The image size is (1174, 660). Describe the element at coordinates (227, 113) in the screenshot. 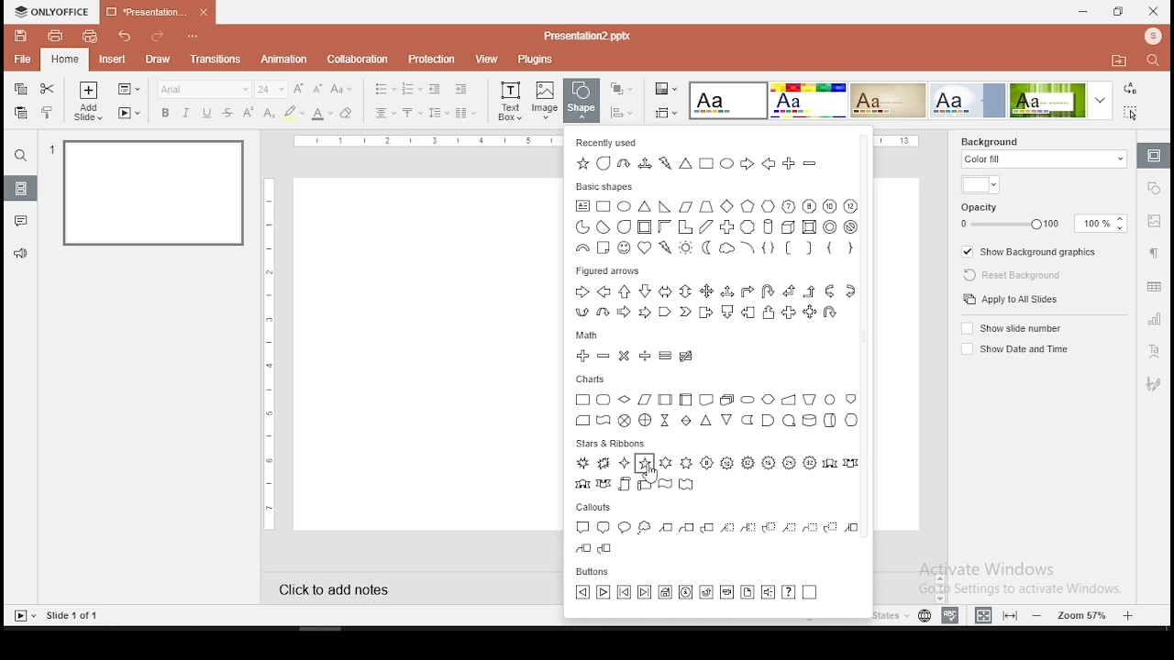

I see `strikethrough` at that location.